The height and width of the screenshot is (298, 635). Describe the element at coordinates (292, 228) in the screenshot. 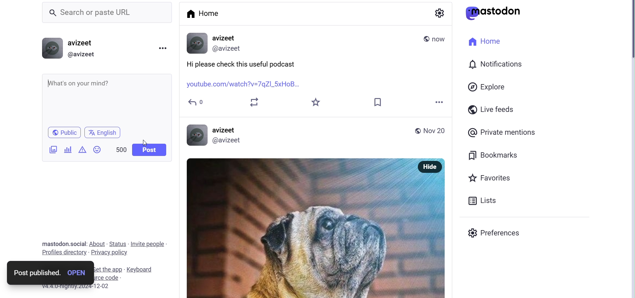

I see `image` at that location.